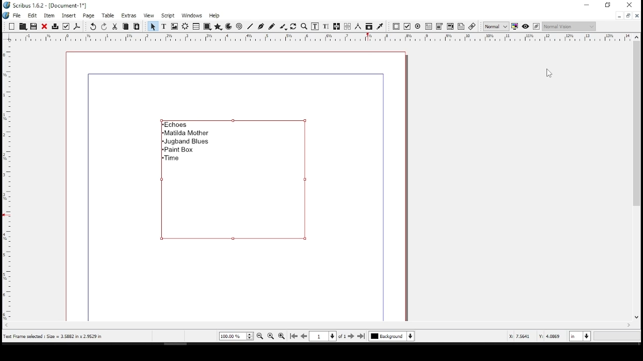  Describe the element at coordinates (450, 27) in the screenshot. I see `pdf list box` at that location.